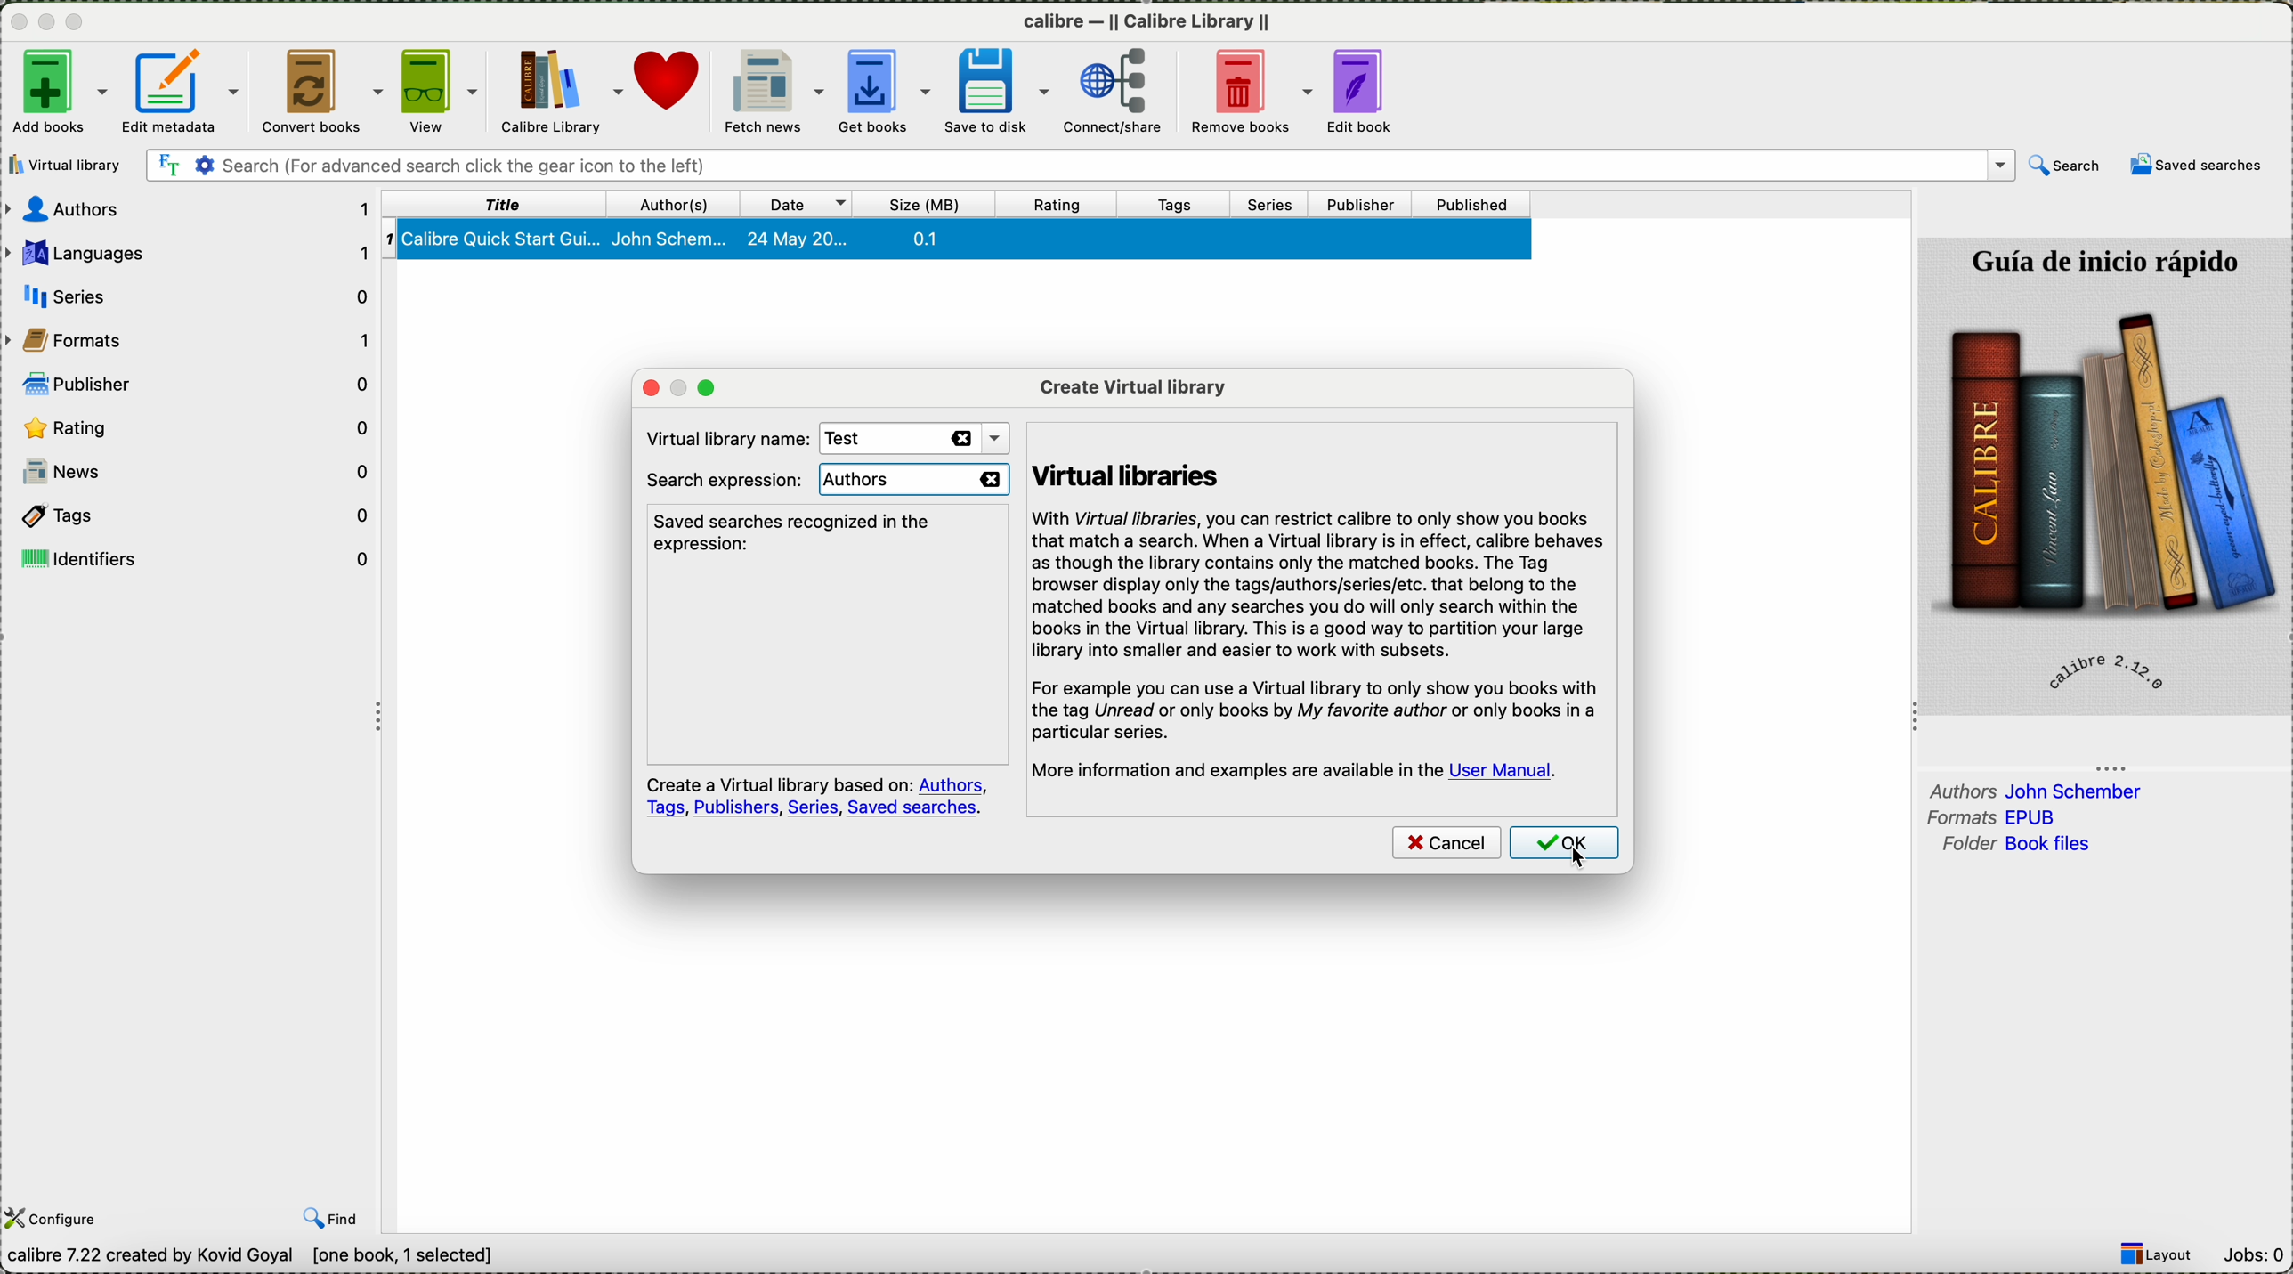 Image resolution: width=2293 pixels, height=1274 pixels. What do you see at coordinates (2037, 789) in the screenshot?
I see `authors` at bounding box center [2037, 789].